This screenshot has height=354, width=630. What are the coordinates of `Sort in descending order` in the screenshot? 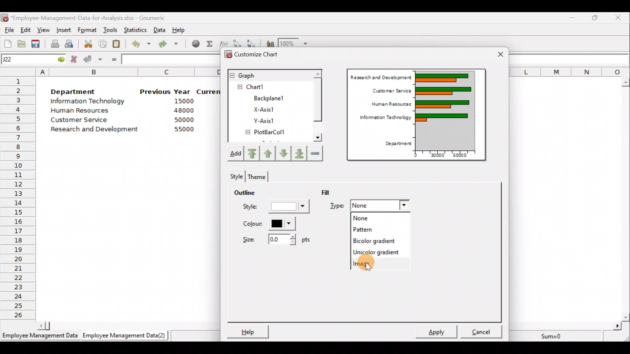 It's located at (252, 42).